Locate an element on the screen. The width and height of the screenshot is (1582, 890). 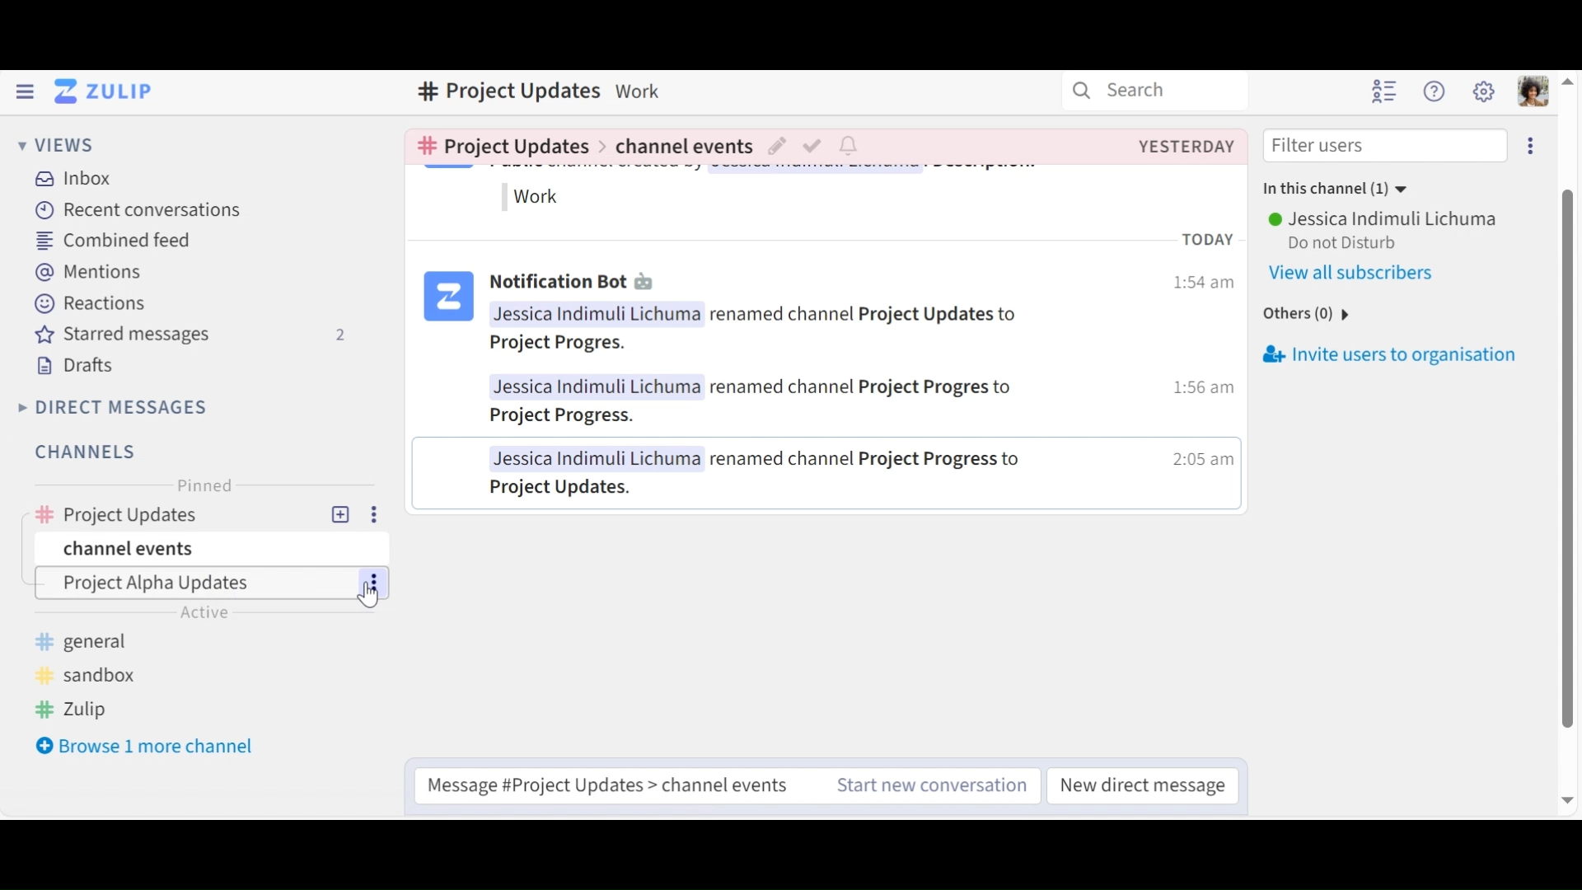
Channel Topic is located at coordinates (201, 583).